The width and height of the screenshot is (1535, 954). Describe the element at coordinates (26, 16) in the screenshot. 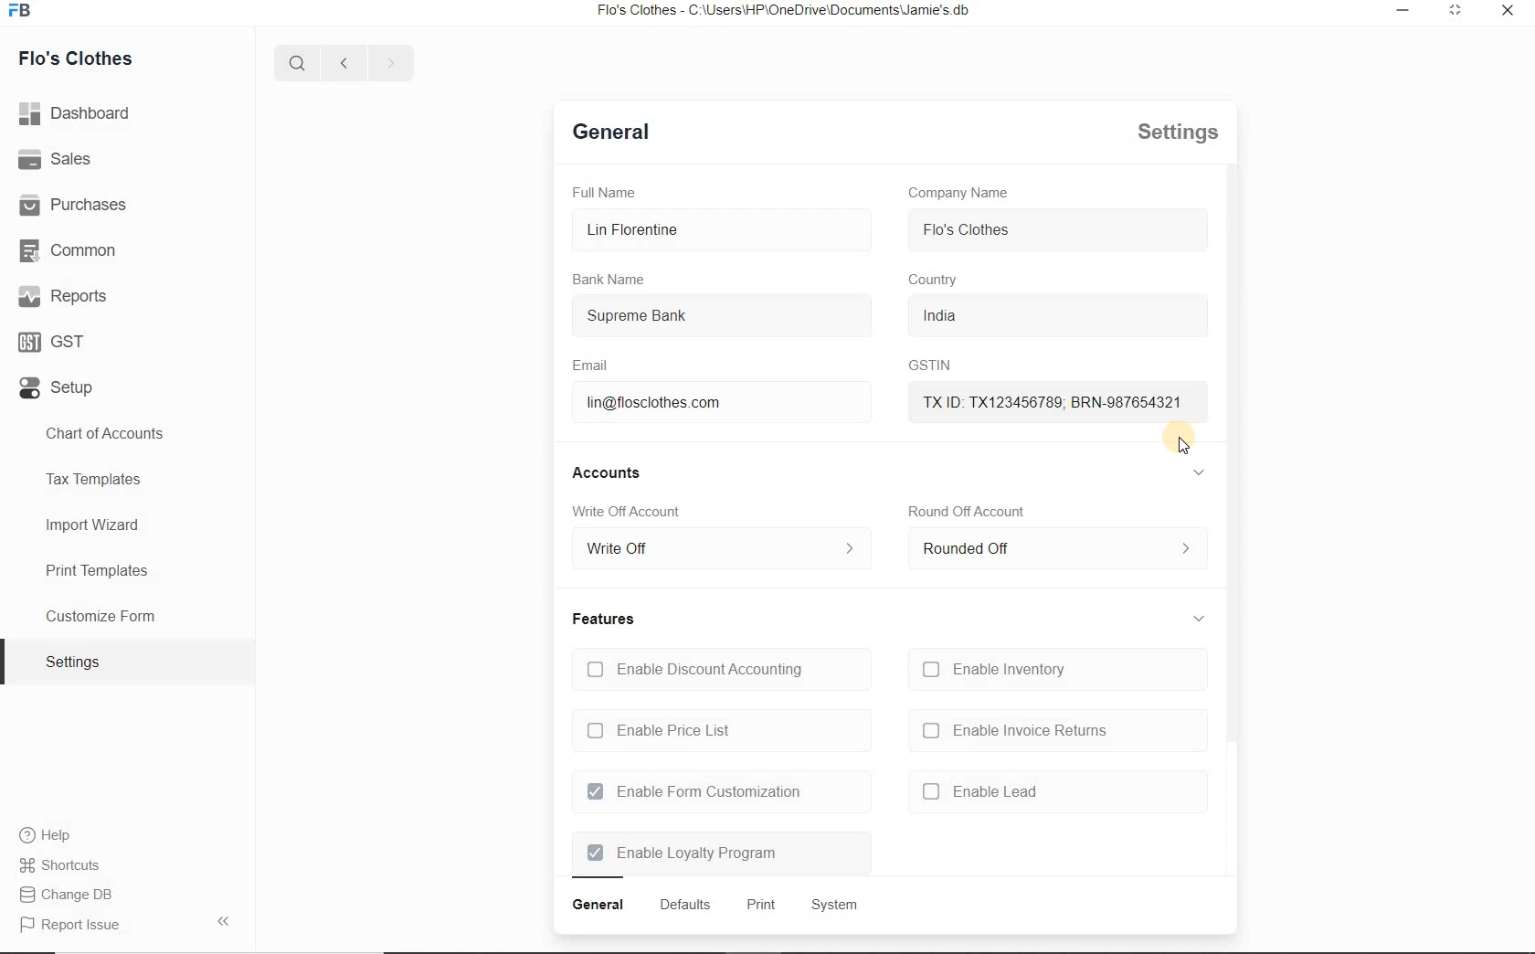

I see `icon` at that location.